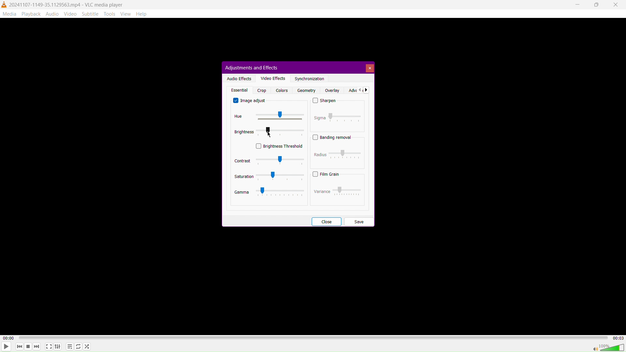 This screenshot has width=626, height=352. What do you see at coordinates (608, 347) in the screenshot?
I see `Volume 100%` at bounding box center [608, 347].